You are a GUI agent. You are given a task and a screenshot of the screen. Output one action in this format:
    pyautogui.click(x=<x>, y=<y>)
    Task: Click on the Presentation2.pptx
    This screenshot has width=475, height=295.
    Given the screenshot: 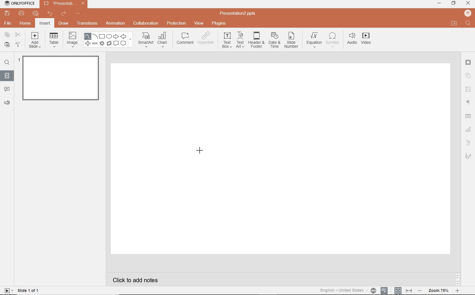 What is the action you would take?
    pyautogui.click(x=64, y=5)
    